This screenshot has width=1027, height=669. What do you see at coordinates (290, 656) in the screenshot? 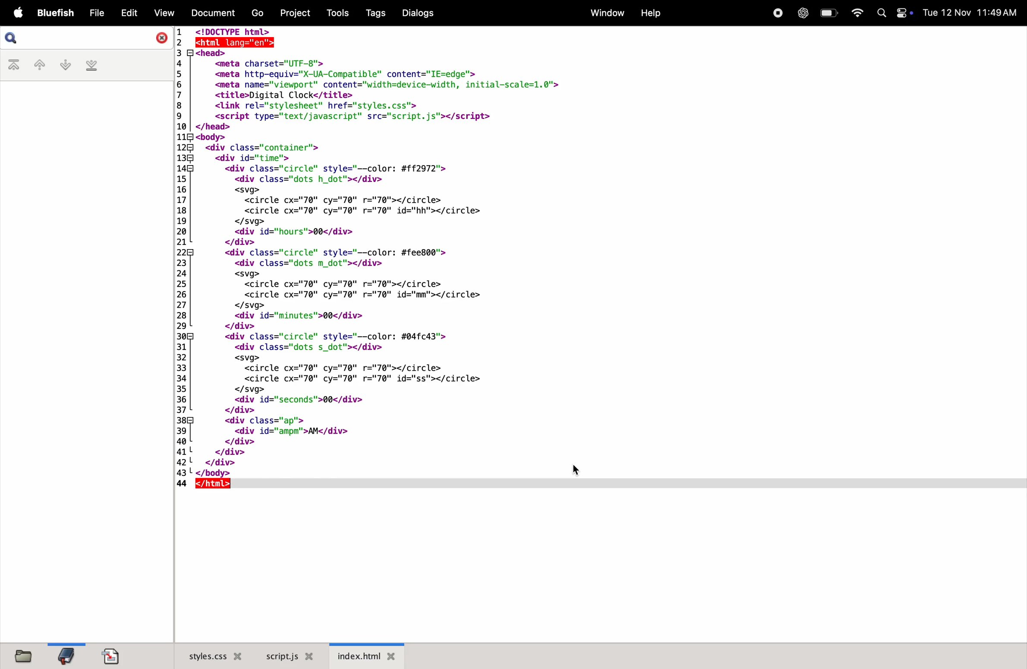
I see `script.js` at bounding box center [290, 656].